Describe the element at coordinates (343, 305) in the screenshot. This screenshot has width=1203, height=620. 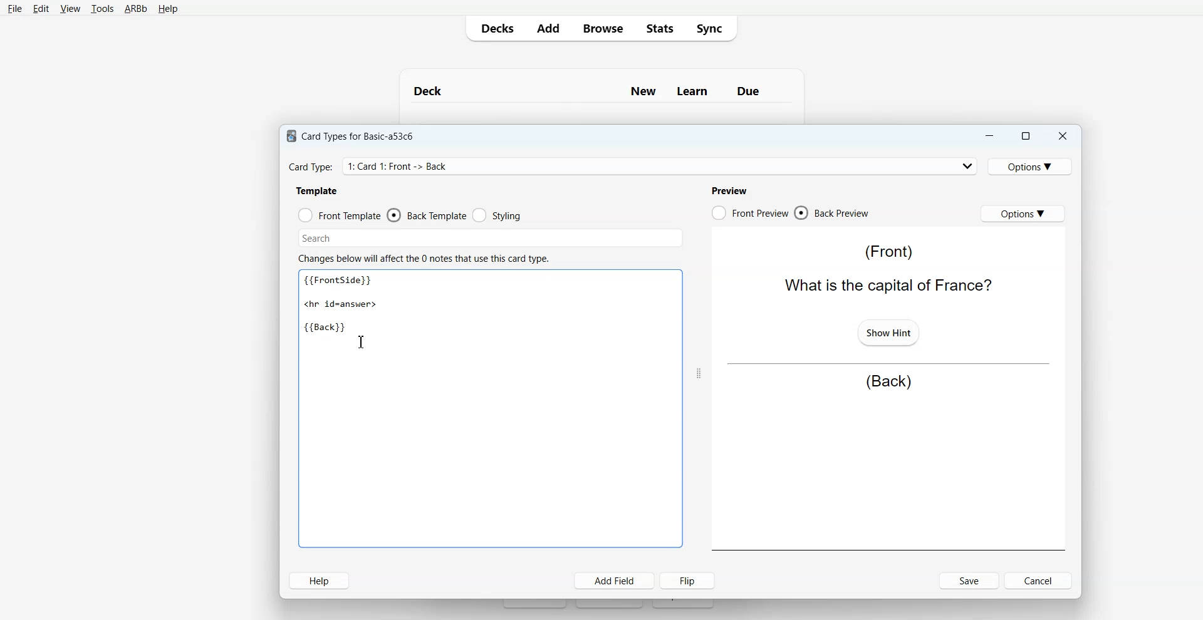
I see `{{Frontside}}
<hr id=answer>
(Back)` at that location.